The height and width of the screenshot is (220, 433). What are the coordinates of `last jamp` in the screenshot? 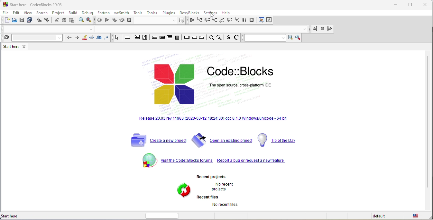 It's located at (323, 29).